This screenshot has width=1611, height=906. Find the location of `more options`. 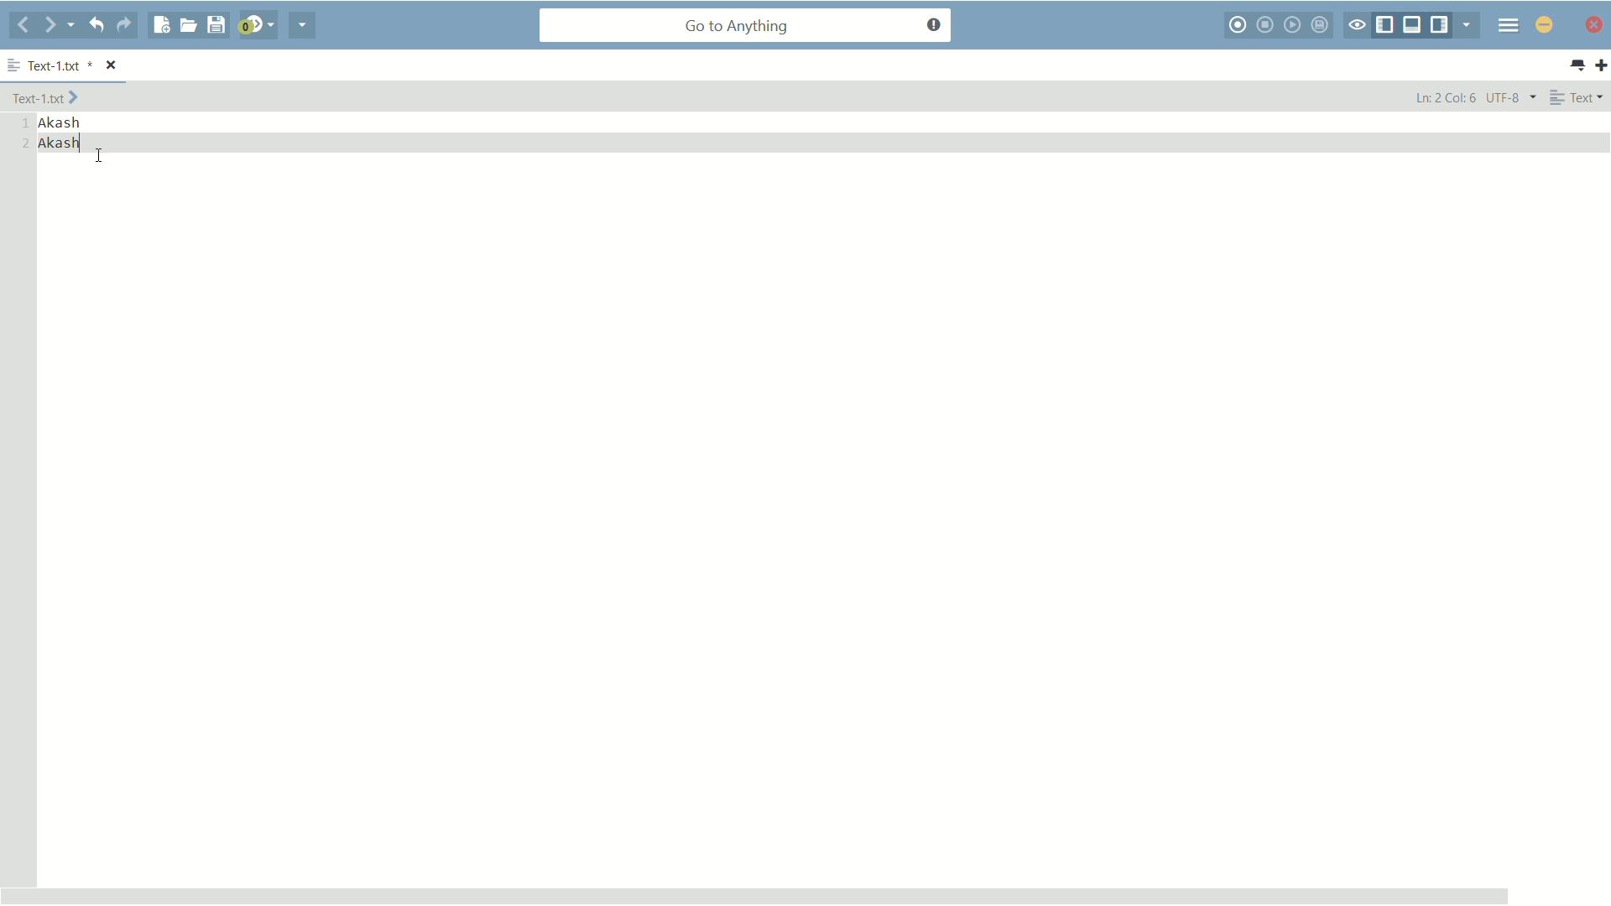

more options is located at coordinates (13, 62).